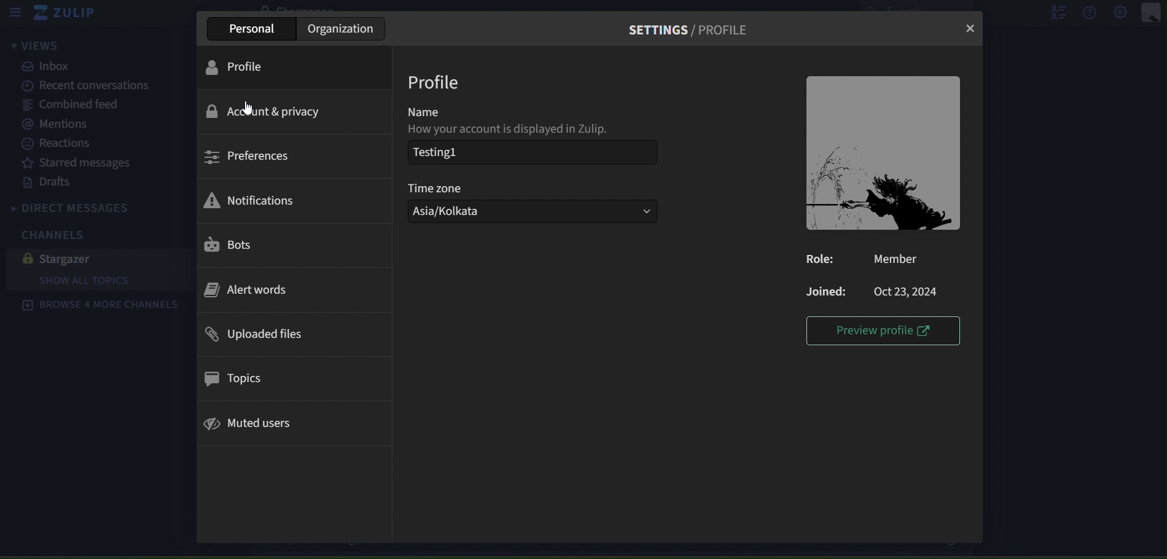  Describe the element at coordinates (249, 201) in the screenshot. I see `notifications` at that location.